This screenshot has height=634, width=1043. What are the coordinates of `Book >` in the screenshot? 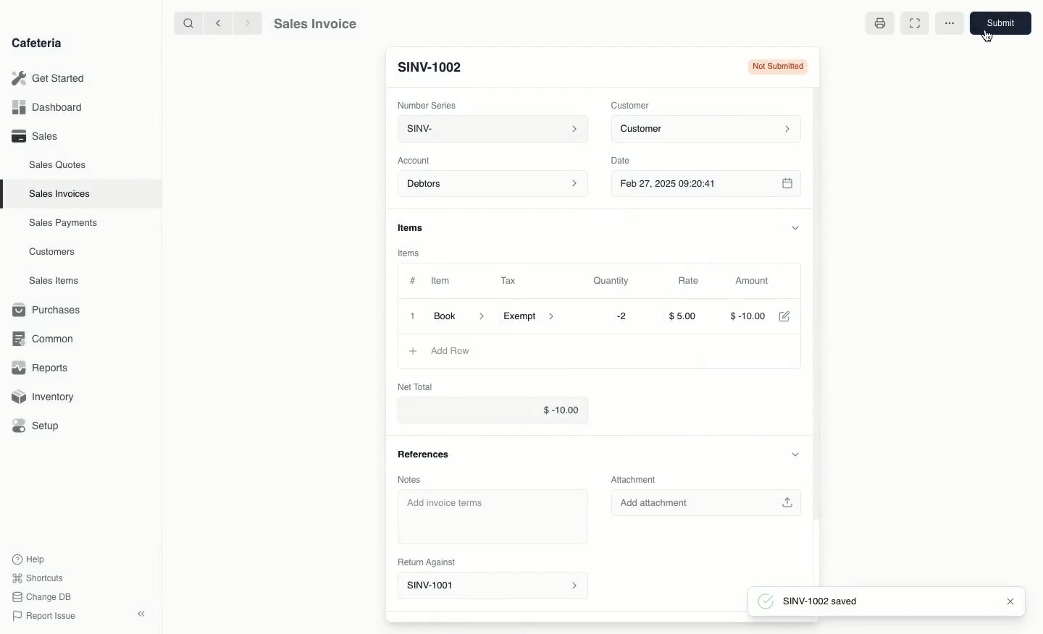 It's located at (461, 315).